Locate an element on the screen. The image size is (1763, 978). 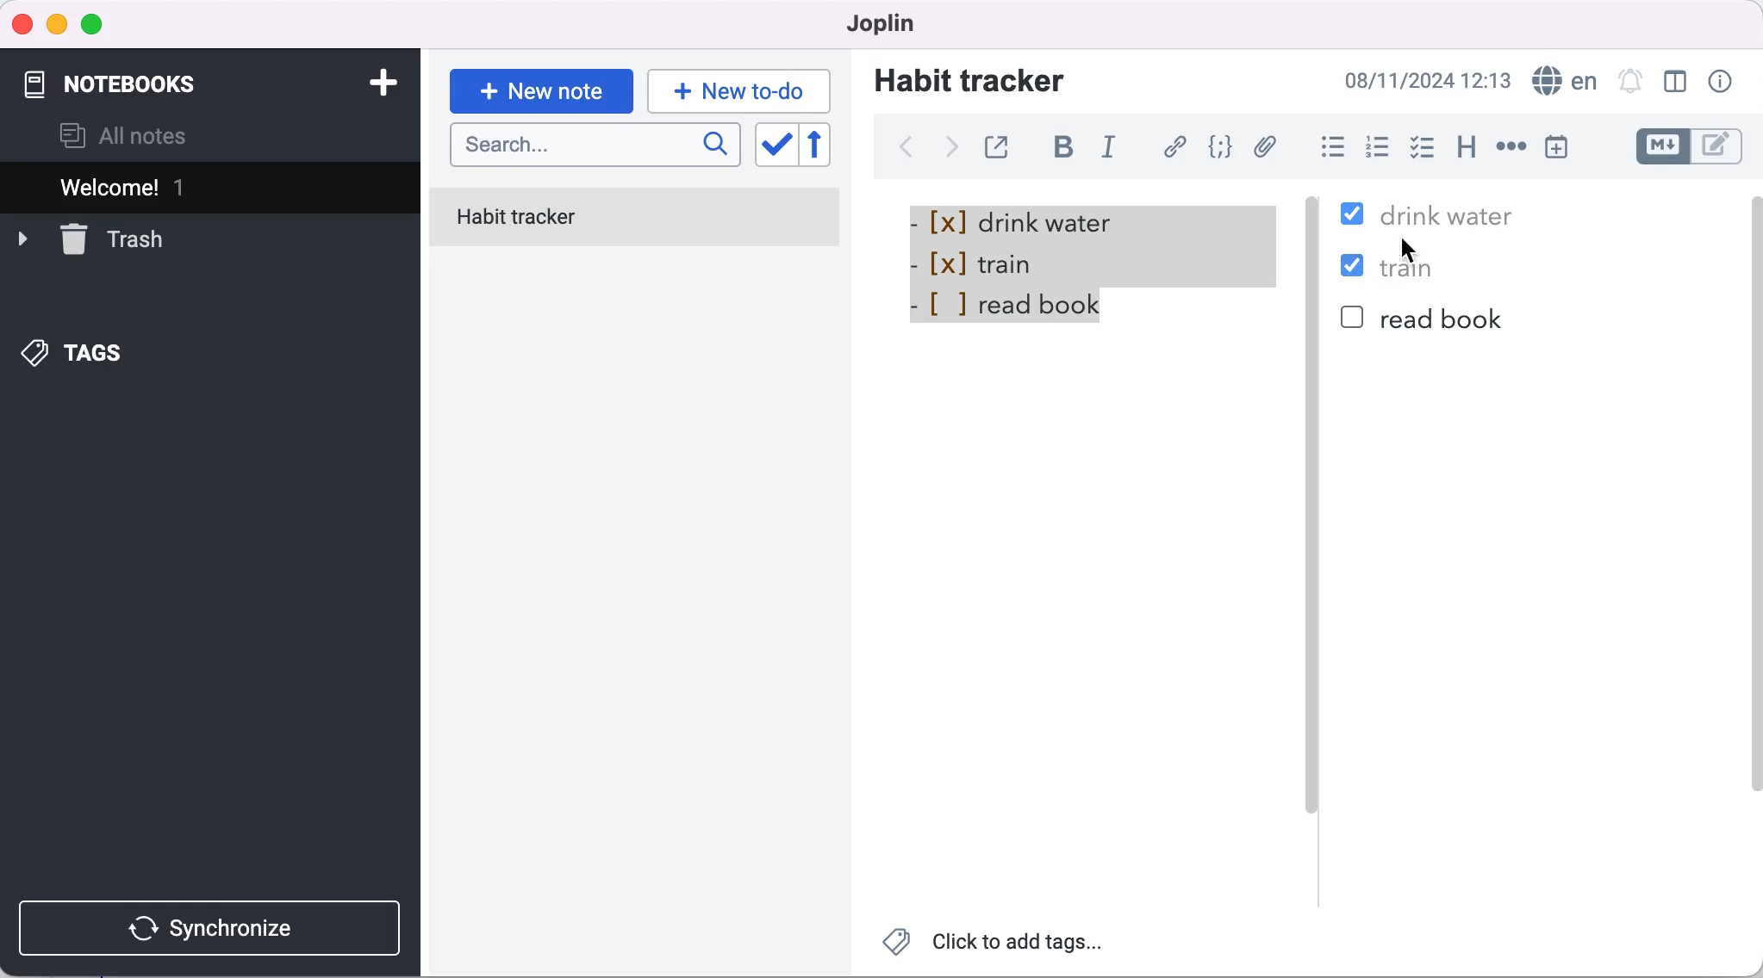
cursor is located at coordinates (1411, 250).